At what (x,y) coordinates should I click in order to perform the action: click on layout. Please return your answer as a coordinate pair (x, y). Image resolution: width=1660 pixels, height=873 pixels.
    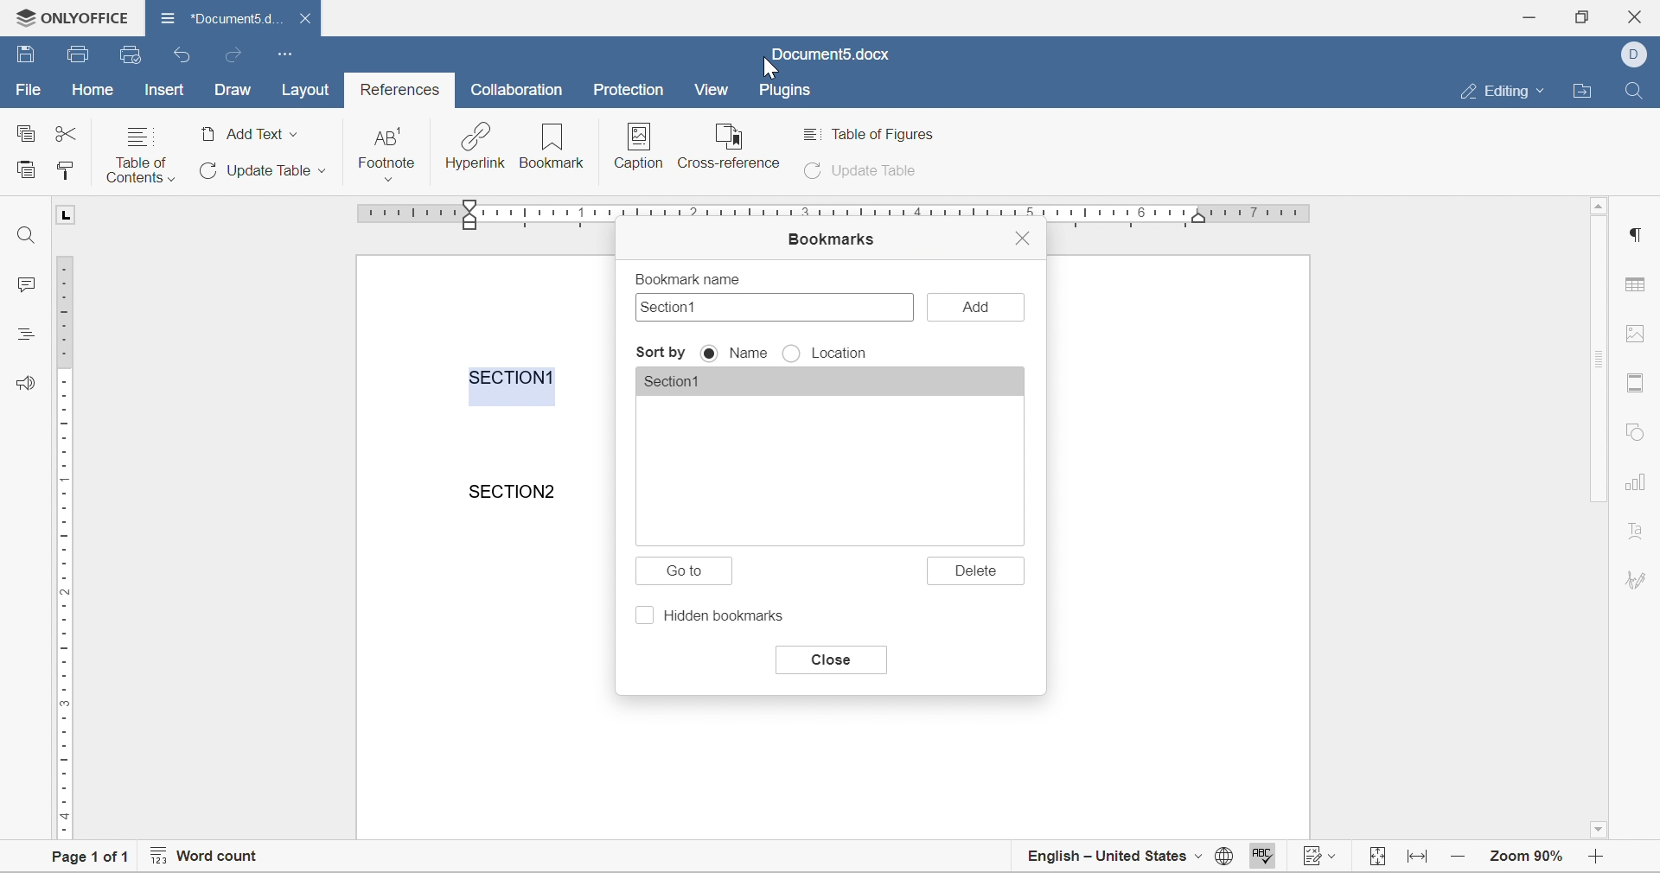
    Looking at the image, I should click on (311, 90).